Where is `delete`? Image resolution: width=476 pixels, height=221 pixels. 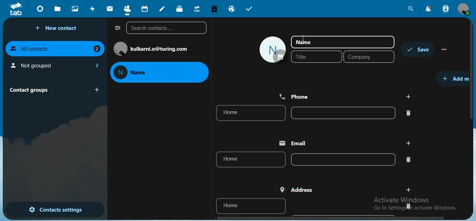
delete is located at coordinates (408, 159).